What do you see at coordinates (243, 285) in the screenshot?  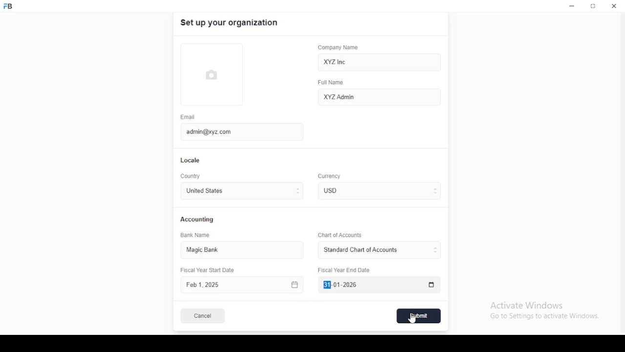 I see `Fiscal Year Start Date` at bounding box center [243, 285].